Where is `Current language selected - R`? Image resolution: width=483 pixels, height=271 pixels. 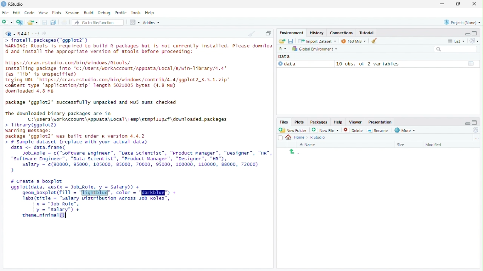 Current language selected - R is located at coordinates (9, 33).